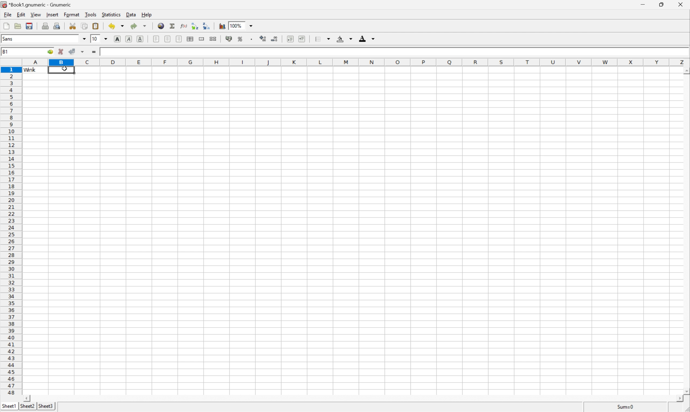 This screenshot has height=412, width=690. I want to click on edit, so click(20, 15).